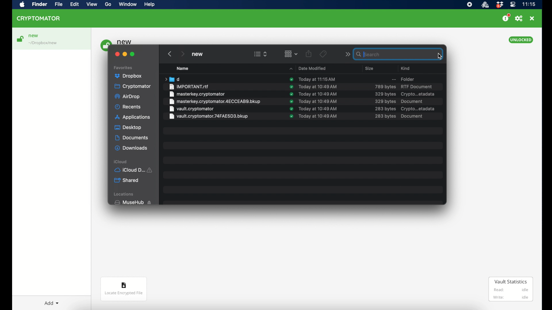  Describe the element at coordinates (521, 40) in the screenshot. I see `unlocked` at that location.